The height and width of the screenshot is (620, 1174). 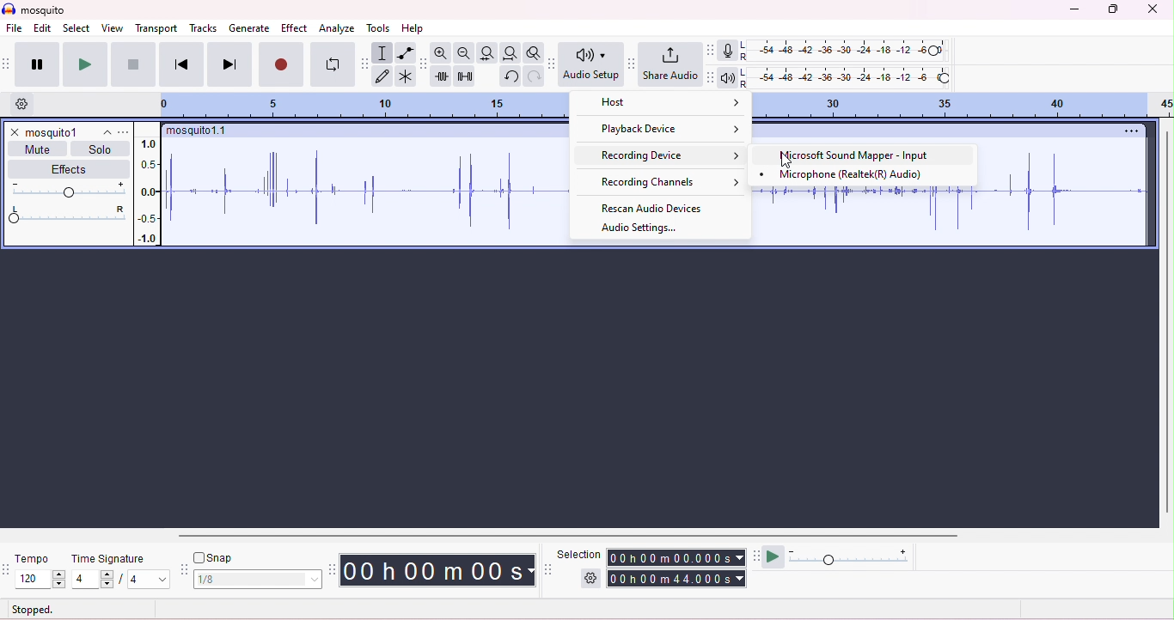 I want to click on audio settings, so click(x=639, y=228).